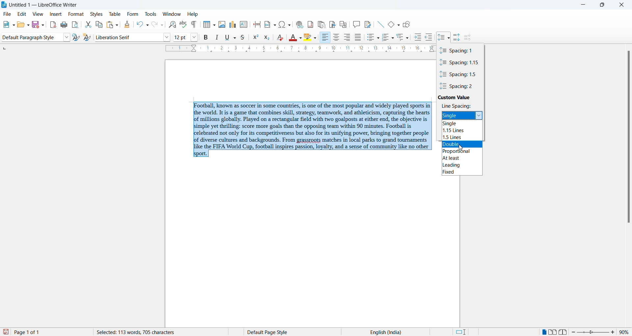 The image size is (632, 336). I want to click on insert cross-reference, so click(344, 24).